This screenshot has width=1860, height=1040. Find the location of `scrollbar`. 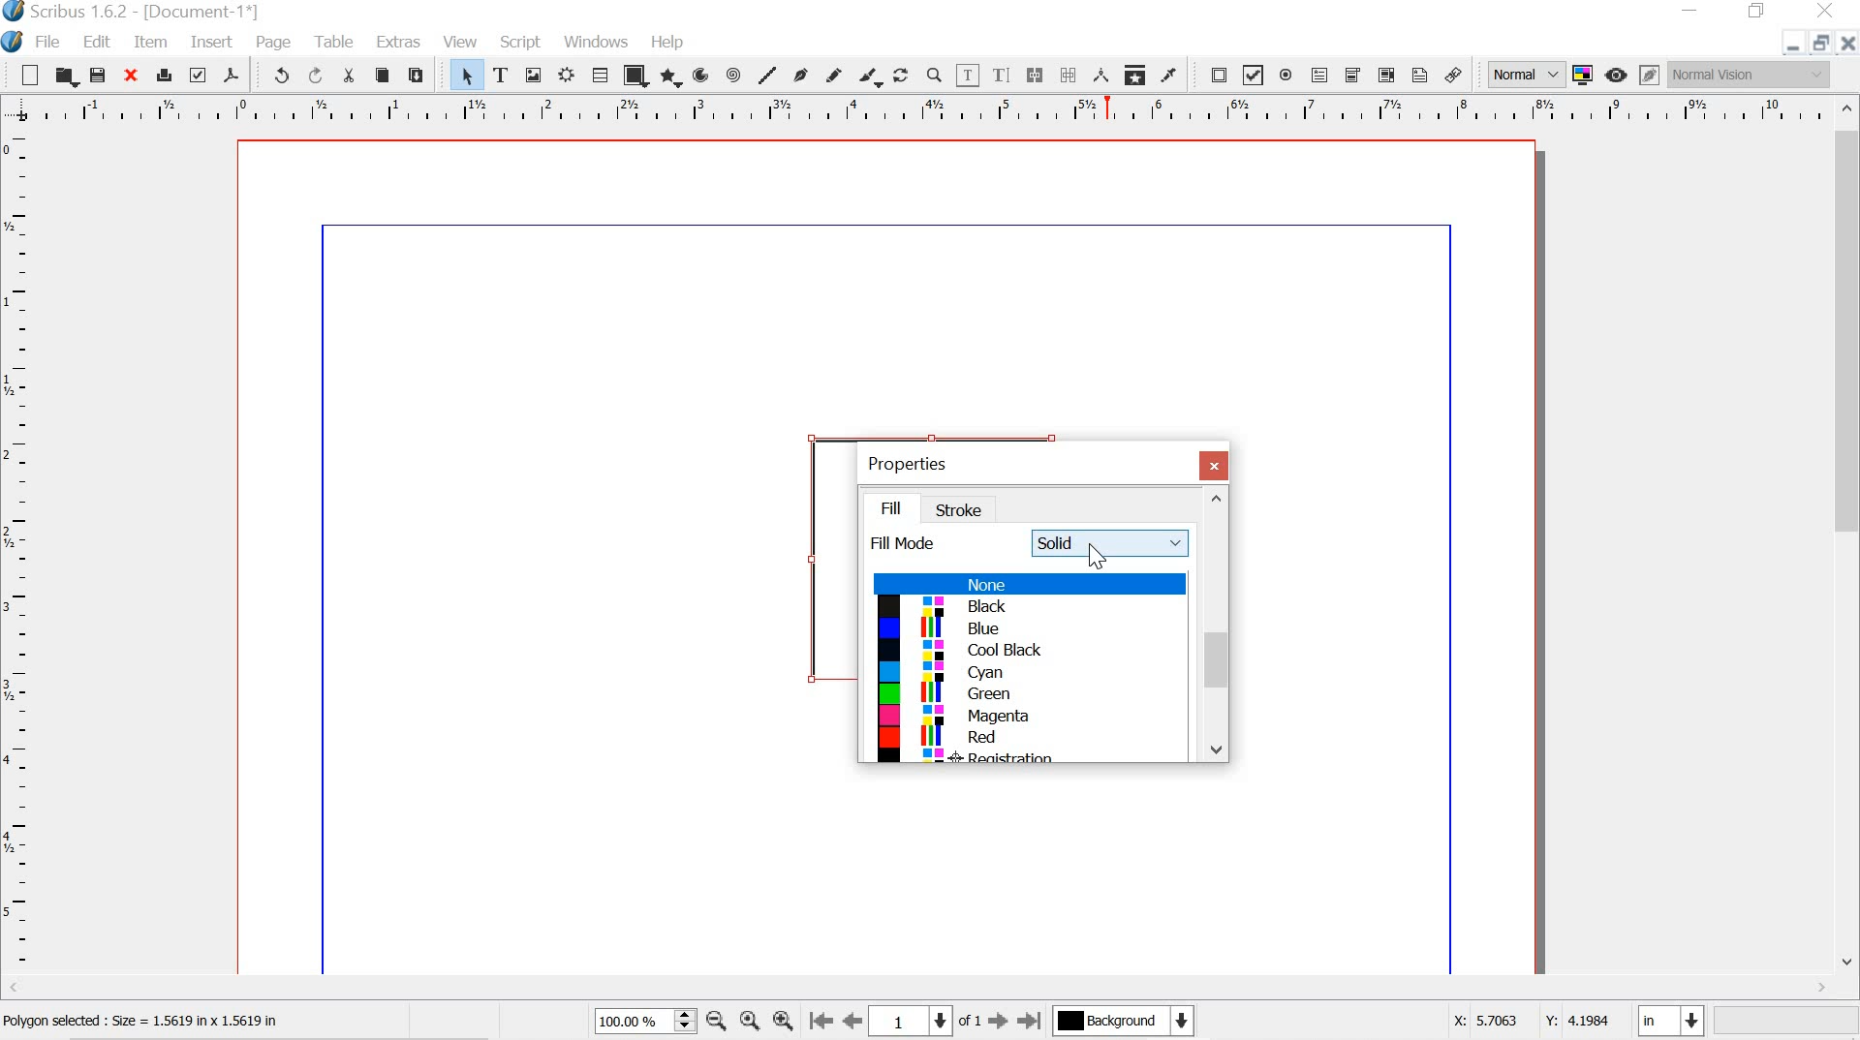

scrollbar is located at coordinates (1846, 539).